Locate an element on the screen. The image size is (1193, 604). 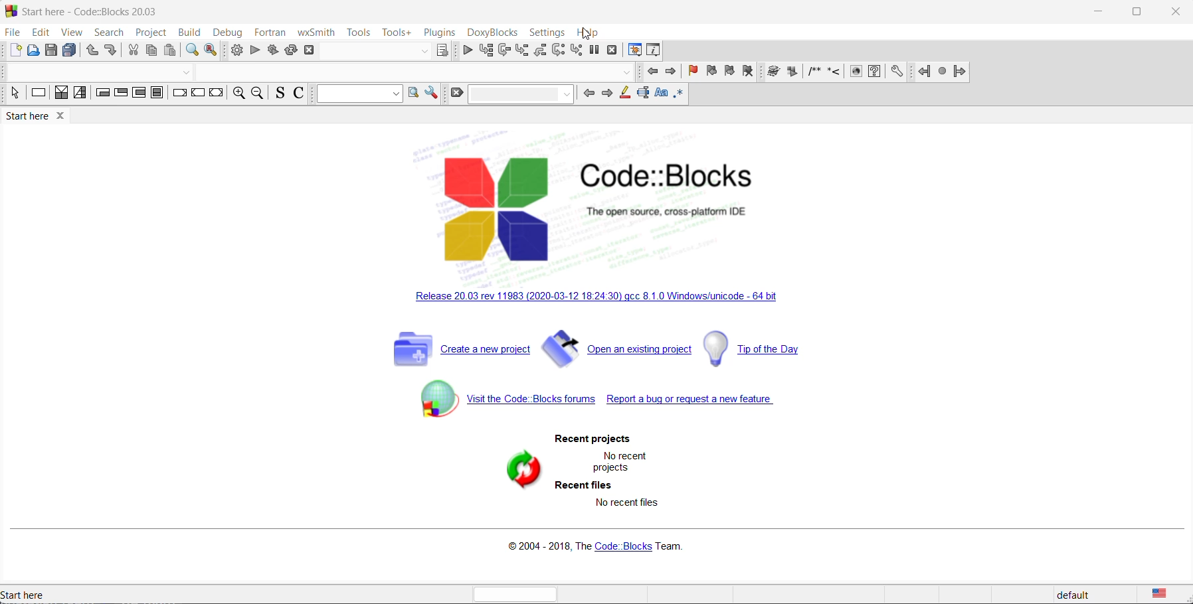
rebuild is located at coordinates (290, 52).